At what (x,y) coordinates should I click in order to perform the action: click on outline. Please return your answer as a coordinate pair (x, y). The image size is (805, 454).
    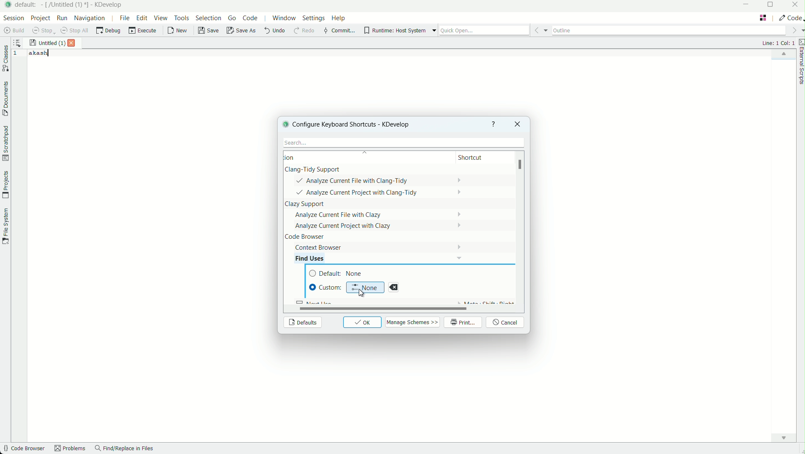
    Looking at the image, I should click on (669, 29).